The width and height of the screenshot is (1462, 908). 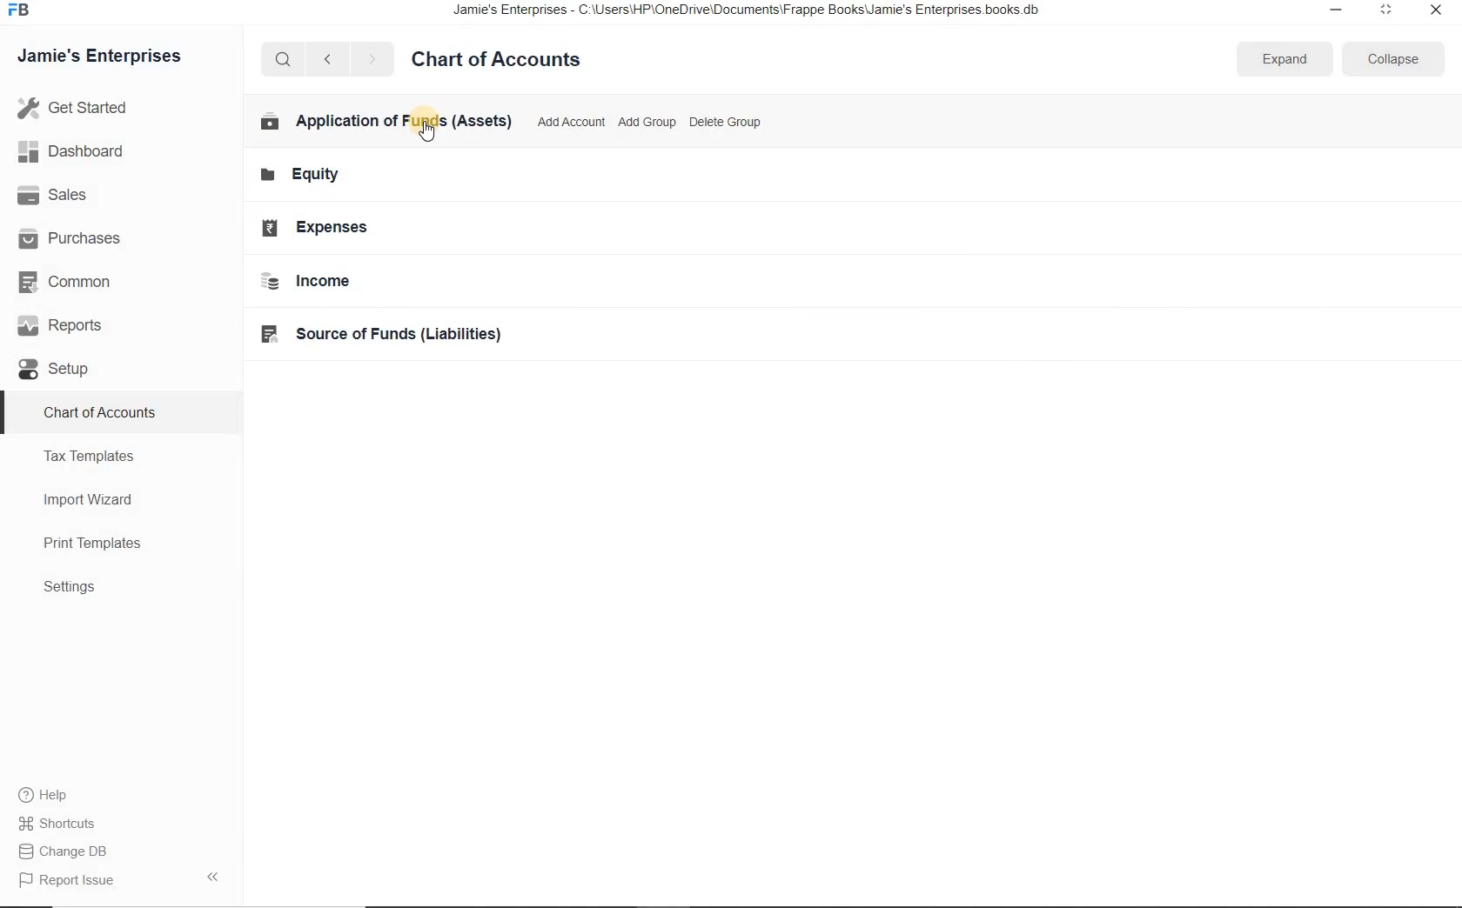 What do you see at coordinates (728, 122) in the screenshot?
I see `Delete Group` at bounding box center [728, 122].